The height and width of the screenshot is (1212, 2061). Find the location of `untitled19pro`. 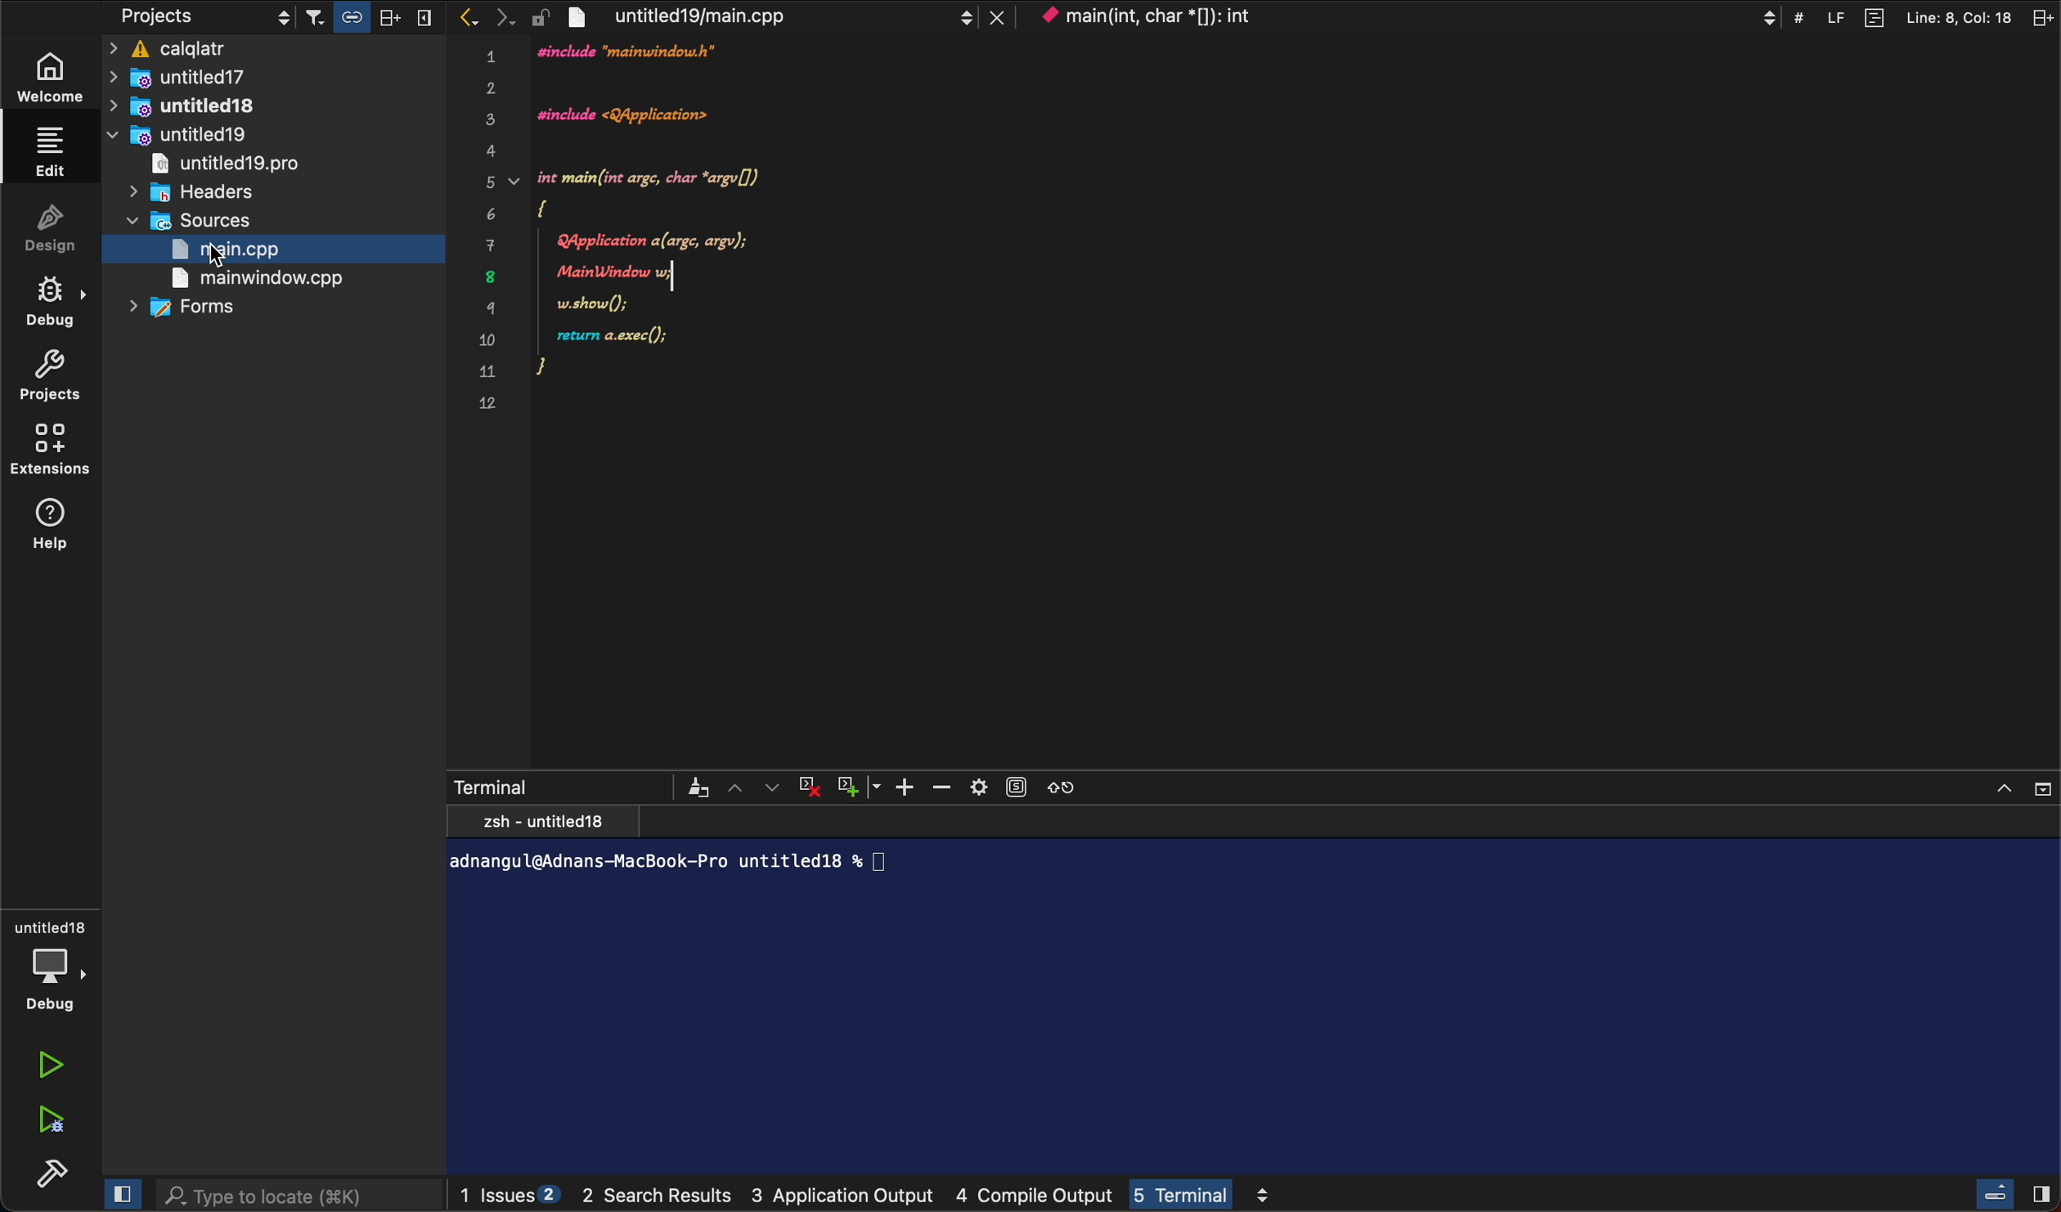

untitled19pro is located at coordinates (223, 164).